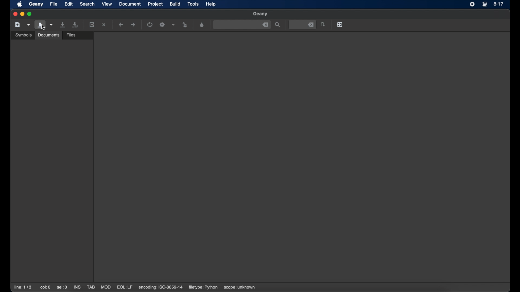  What do you see at coordinates (15, 14) in the screenshot?
I see `close` at bounding box center [15, 14].